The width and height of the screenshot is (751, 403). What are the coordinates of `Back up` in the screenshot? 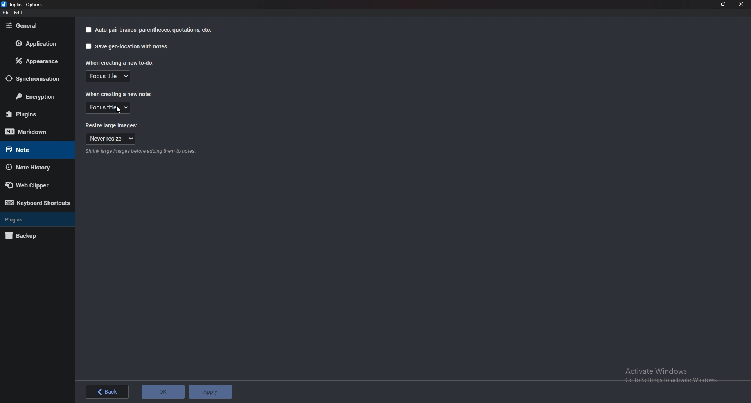 It's located at (32, 235).